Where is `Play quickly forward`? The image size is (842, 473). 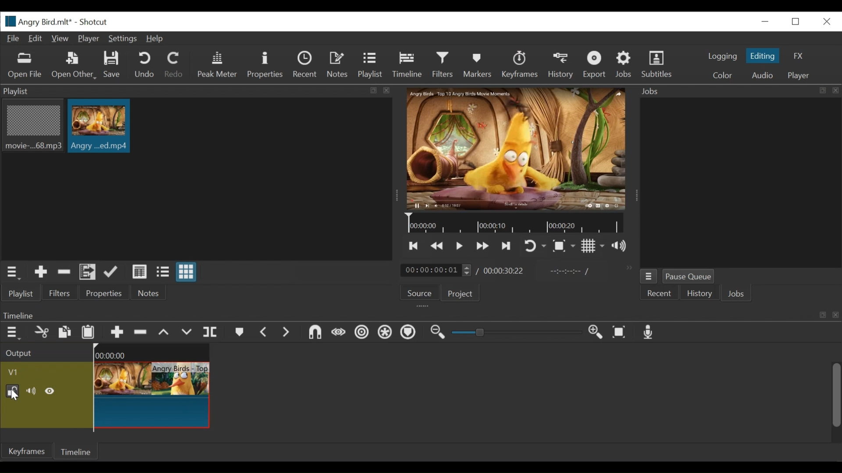 Play quickly forward is located at coordinates (482, 247).